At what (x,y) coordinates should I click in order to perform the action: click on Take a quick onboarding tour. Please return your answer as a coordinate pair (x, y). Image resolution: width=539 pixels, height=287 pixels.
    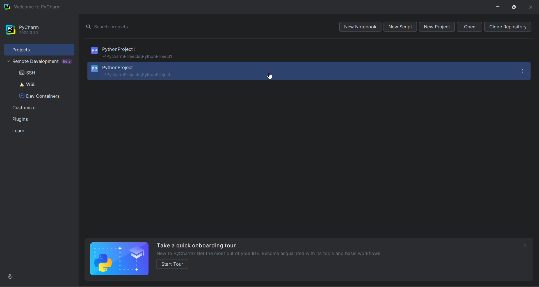
    Looking at the image, I should click on (196, 245).